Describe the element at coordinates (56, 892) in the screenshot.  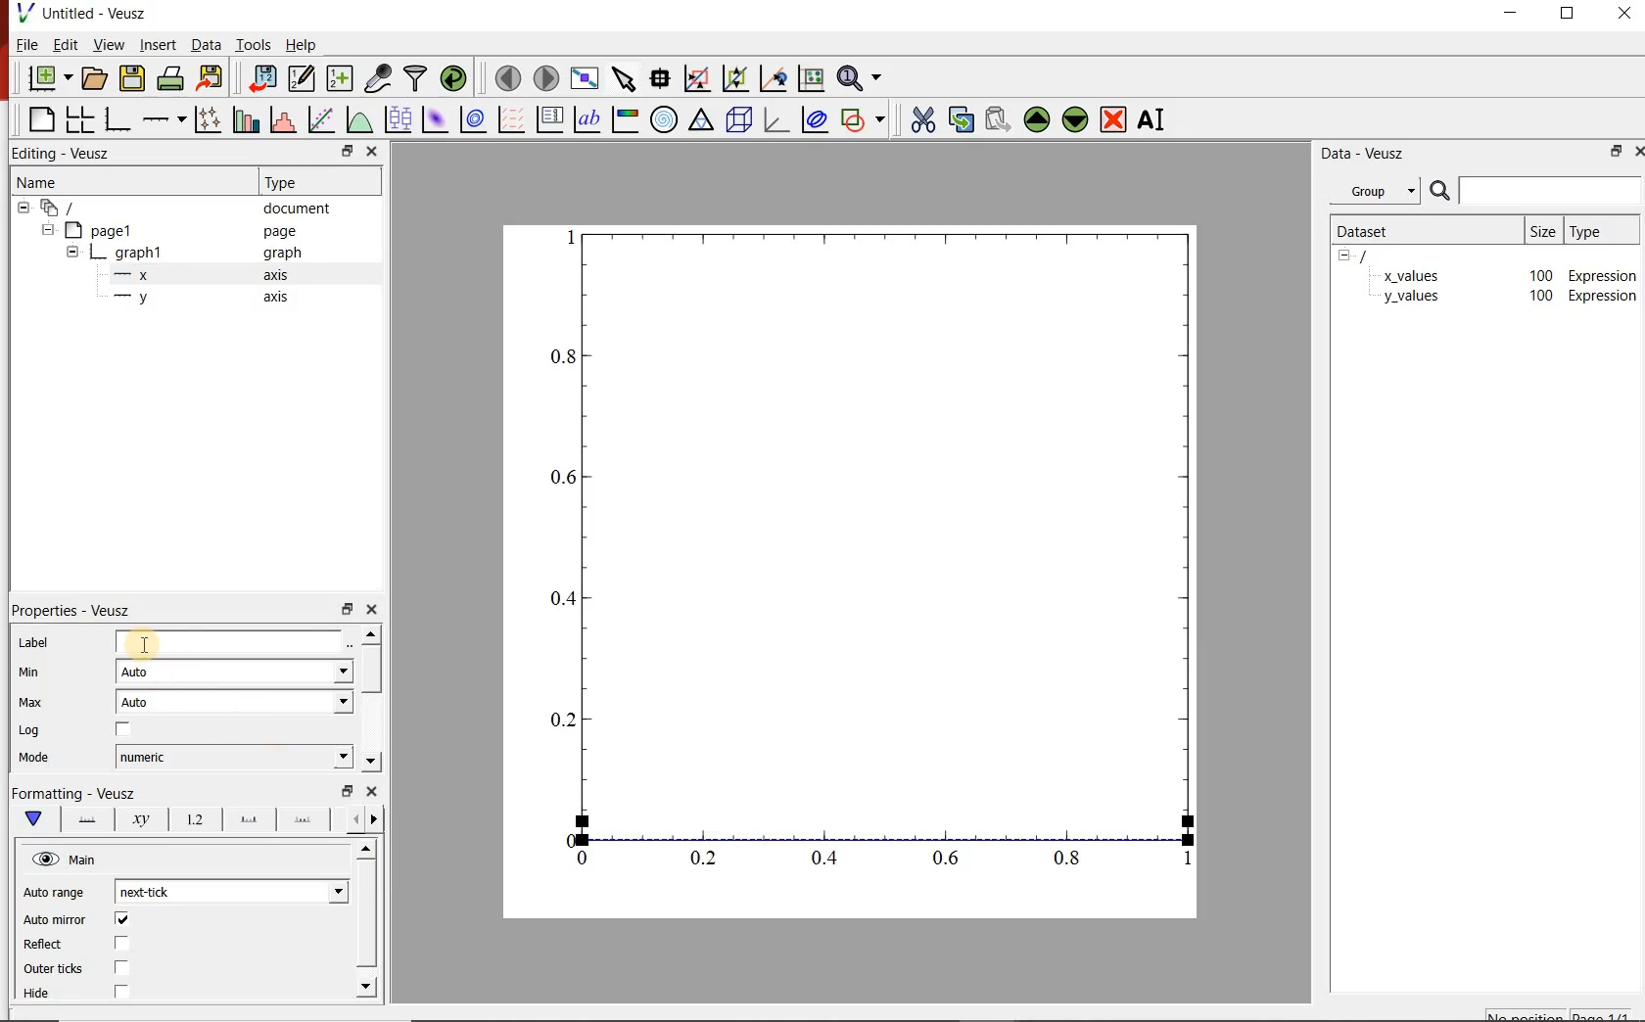
I see `Auto range` at that location.